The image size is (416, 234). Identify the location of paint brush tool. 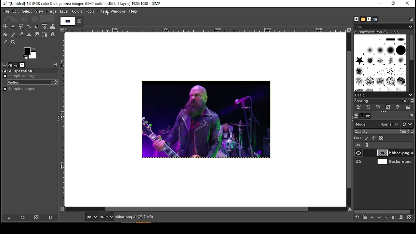
(13, 34).